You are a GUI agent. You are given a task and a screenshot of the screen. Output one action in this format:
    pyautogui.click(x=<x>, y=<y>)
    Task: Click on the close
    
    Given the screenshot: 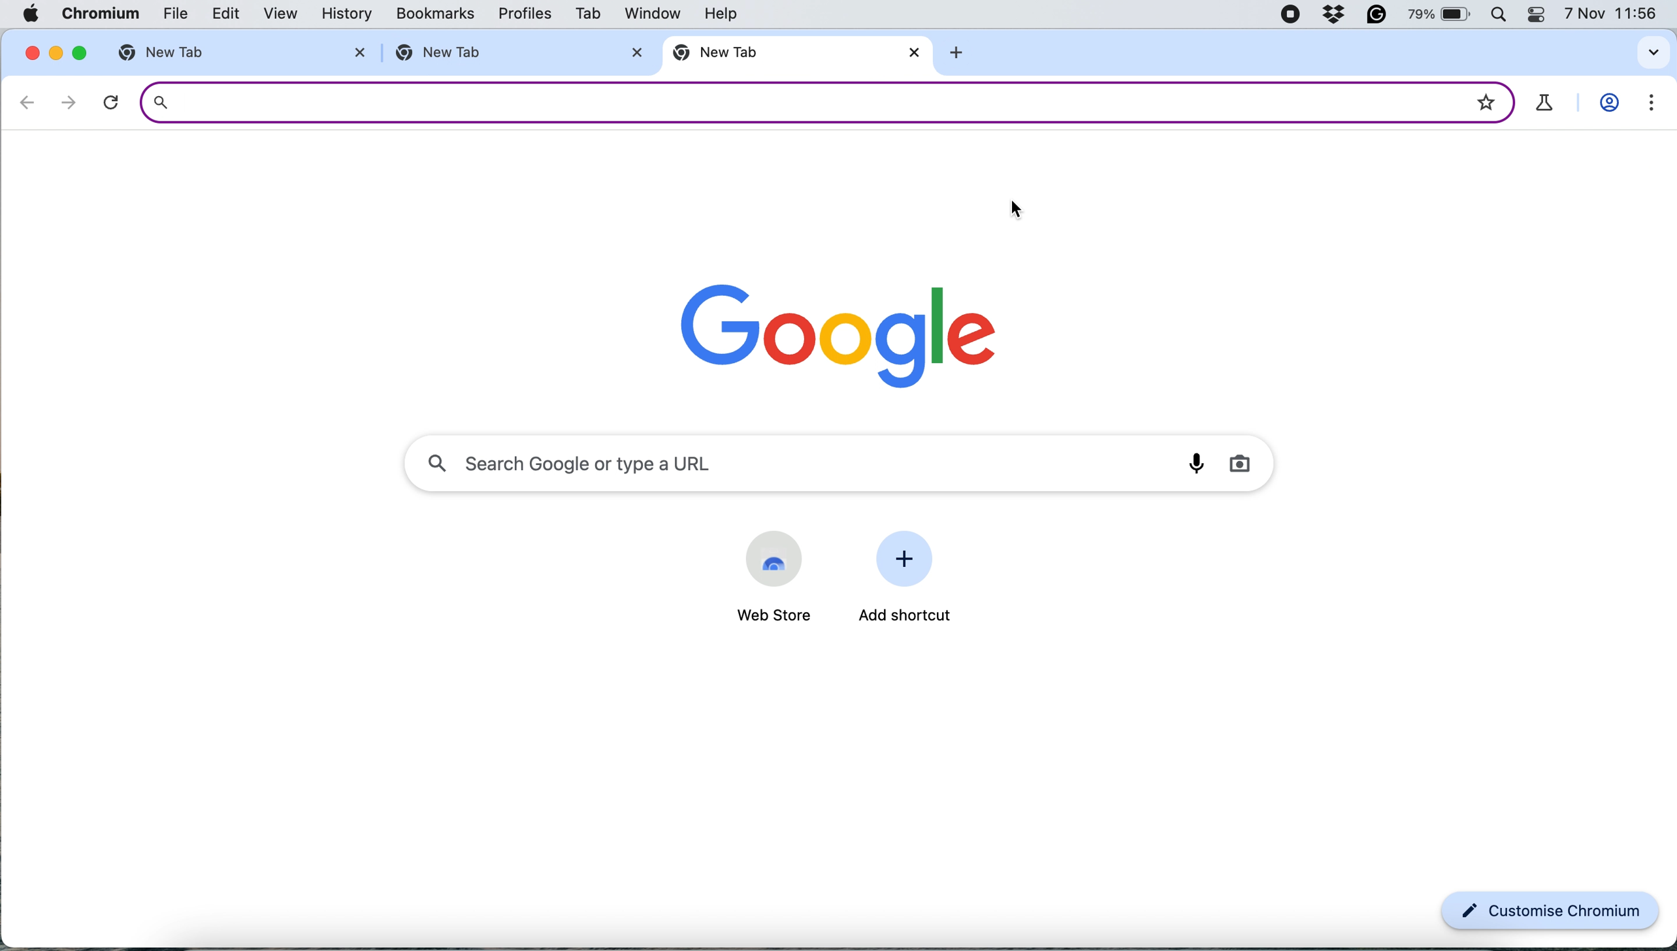 What is the action you would take?
    pyautogui.click(x=917, y=54)
    